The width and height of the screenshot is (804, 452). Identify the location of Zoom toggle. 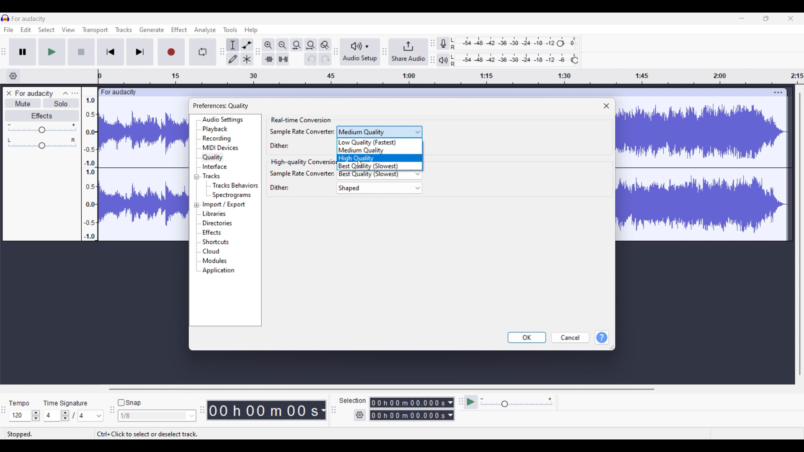
(325, 45).